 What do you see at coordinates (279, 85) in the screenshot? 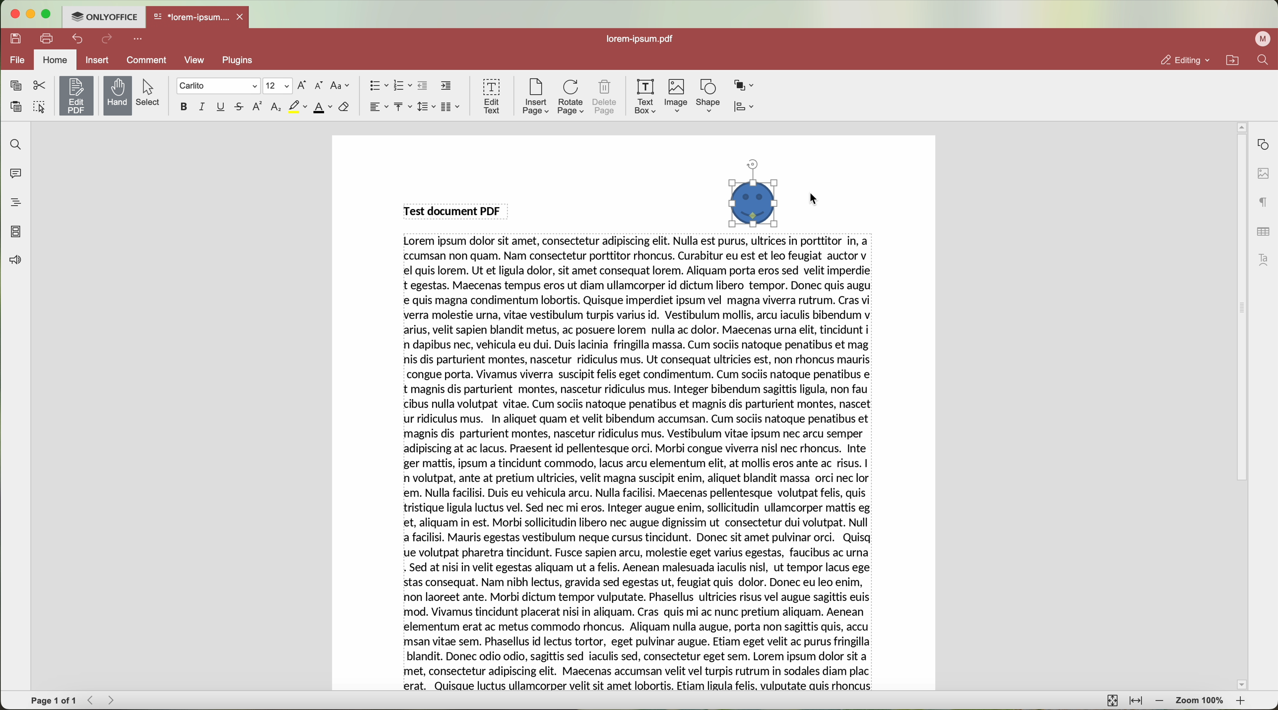
I see `size font` at bounding box center [279, 85].